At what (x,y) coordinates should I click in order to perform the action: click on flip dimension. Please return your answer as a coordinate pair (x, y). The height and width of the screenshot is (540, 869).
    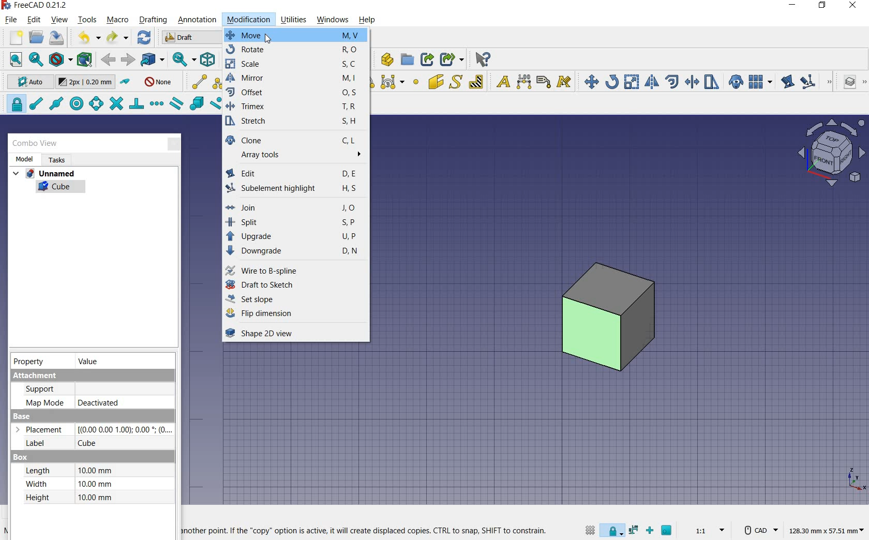
    Looking at the image, I should click on (293, 313).